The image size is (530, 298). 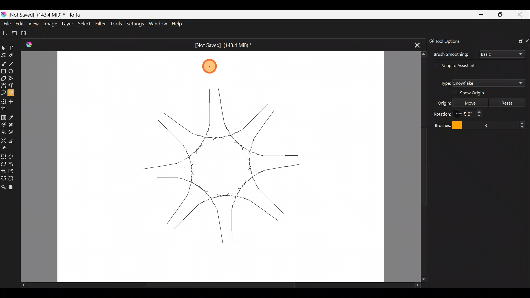 I want to click on Contiguous selection tool, so click(x=3, y=170).